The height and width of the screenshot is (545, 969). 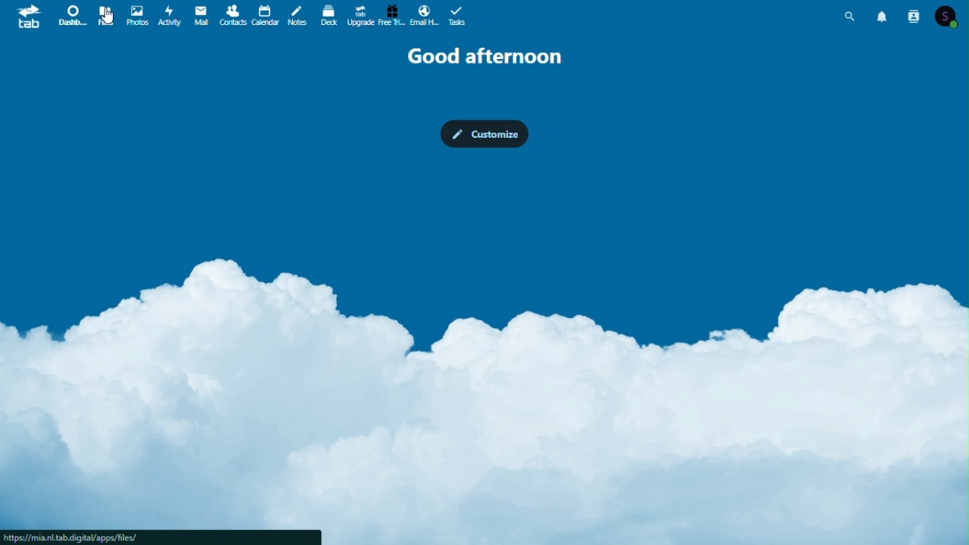 I want to click on tab, so click(x=25, y=17).